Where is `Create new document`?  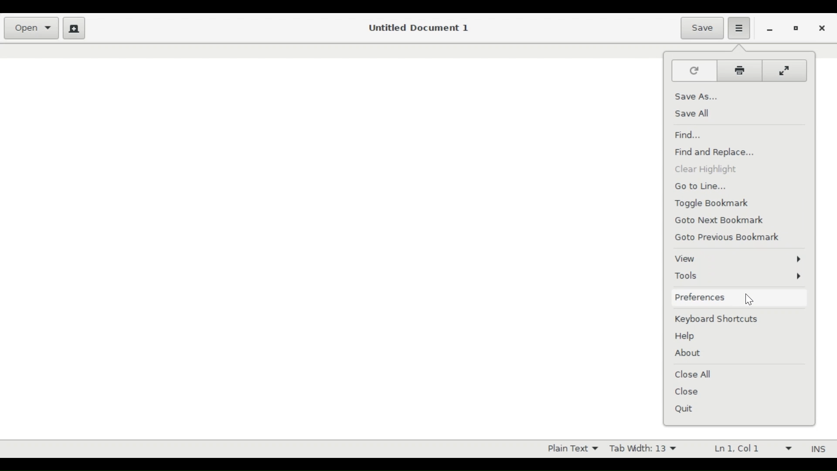
Create new document is located at coordinates (75, 28).